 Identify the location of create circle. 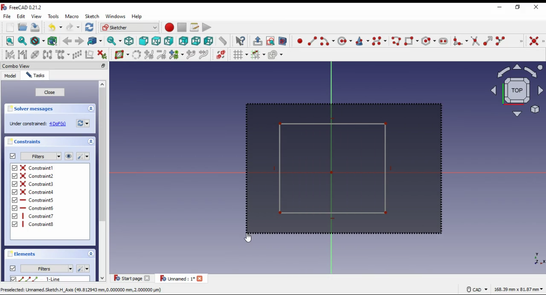
(345, 40).